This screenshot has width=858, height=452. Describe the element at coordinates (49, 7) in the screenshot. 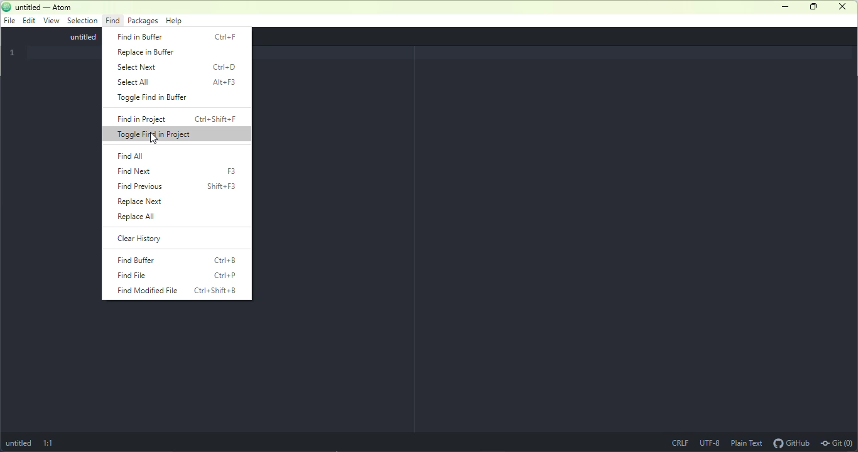

I see `untitled-atom` at that location.